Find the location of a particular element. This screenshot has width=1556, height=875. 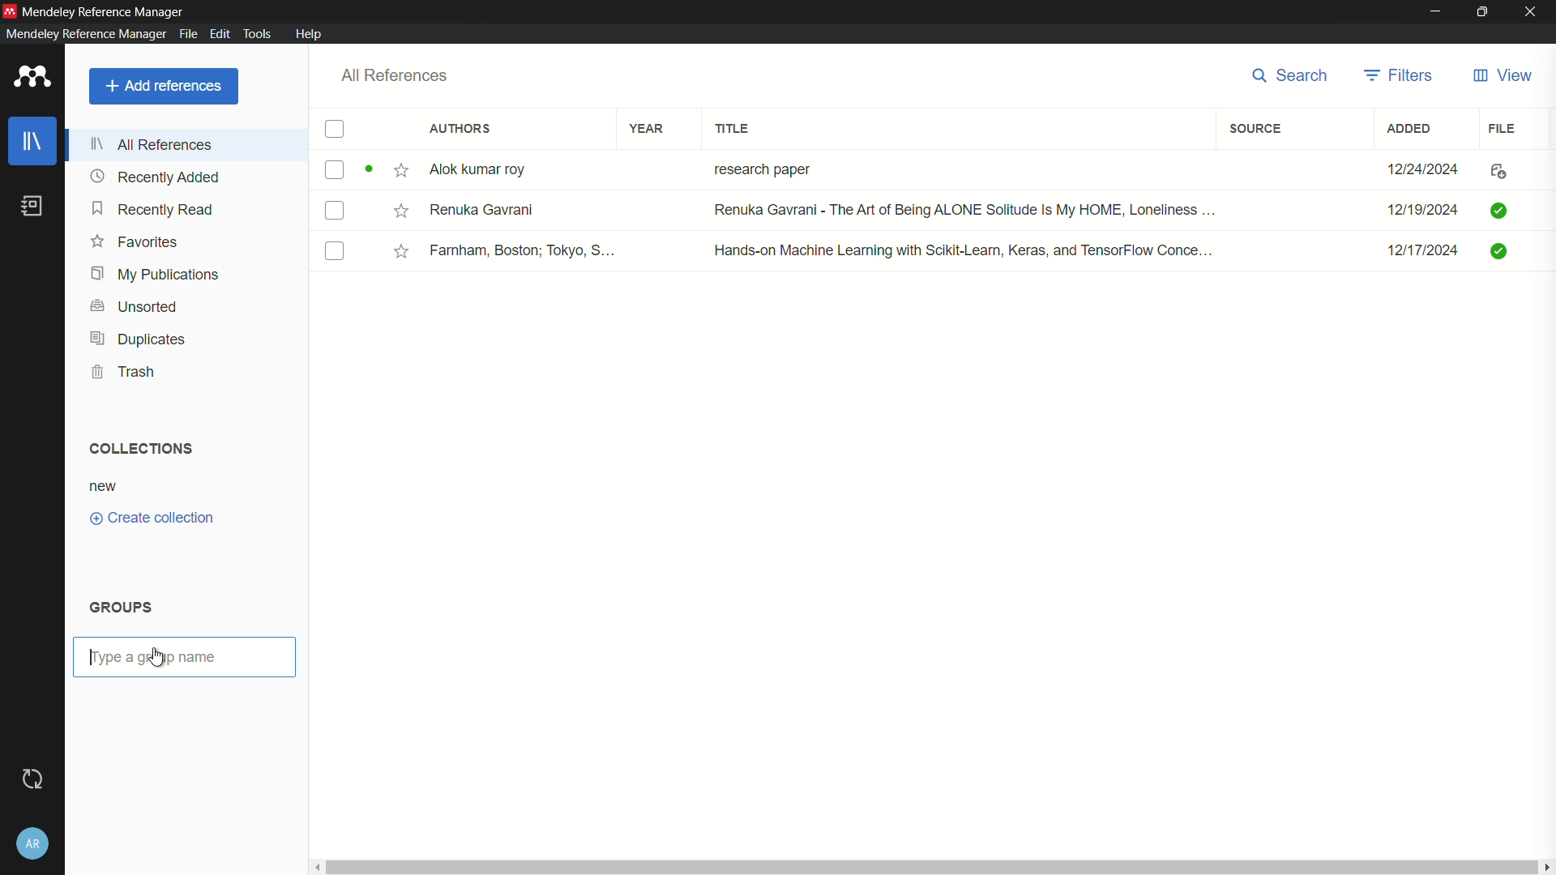

new is located at coordinates (104, 486).